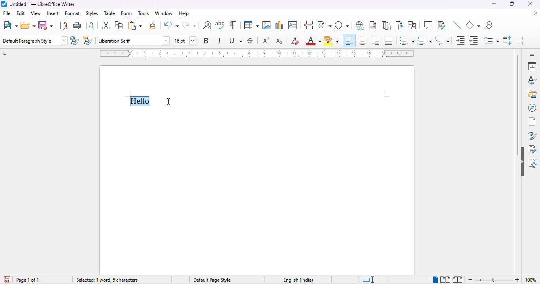 This screenshot has height=284, width=540. Describe the element at coordinates (532, 94) in the screenshot. I see `gallery` at that location.